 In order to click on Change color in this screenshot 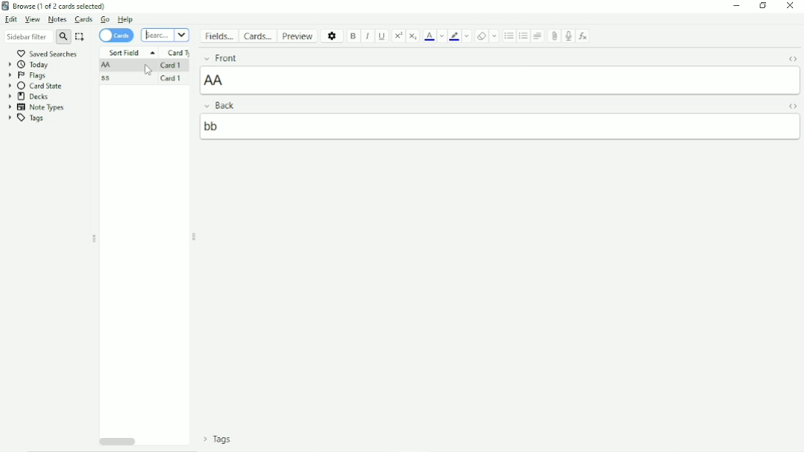, I will do `click(467, 36)`.